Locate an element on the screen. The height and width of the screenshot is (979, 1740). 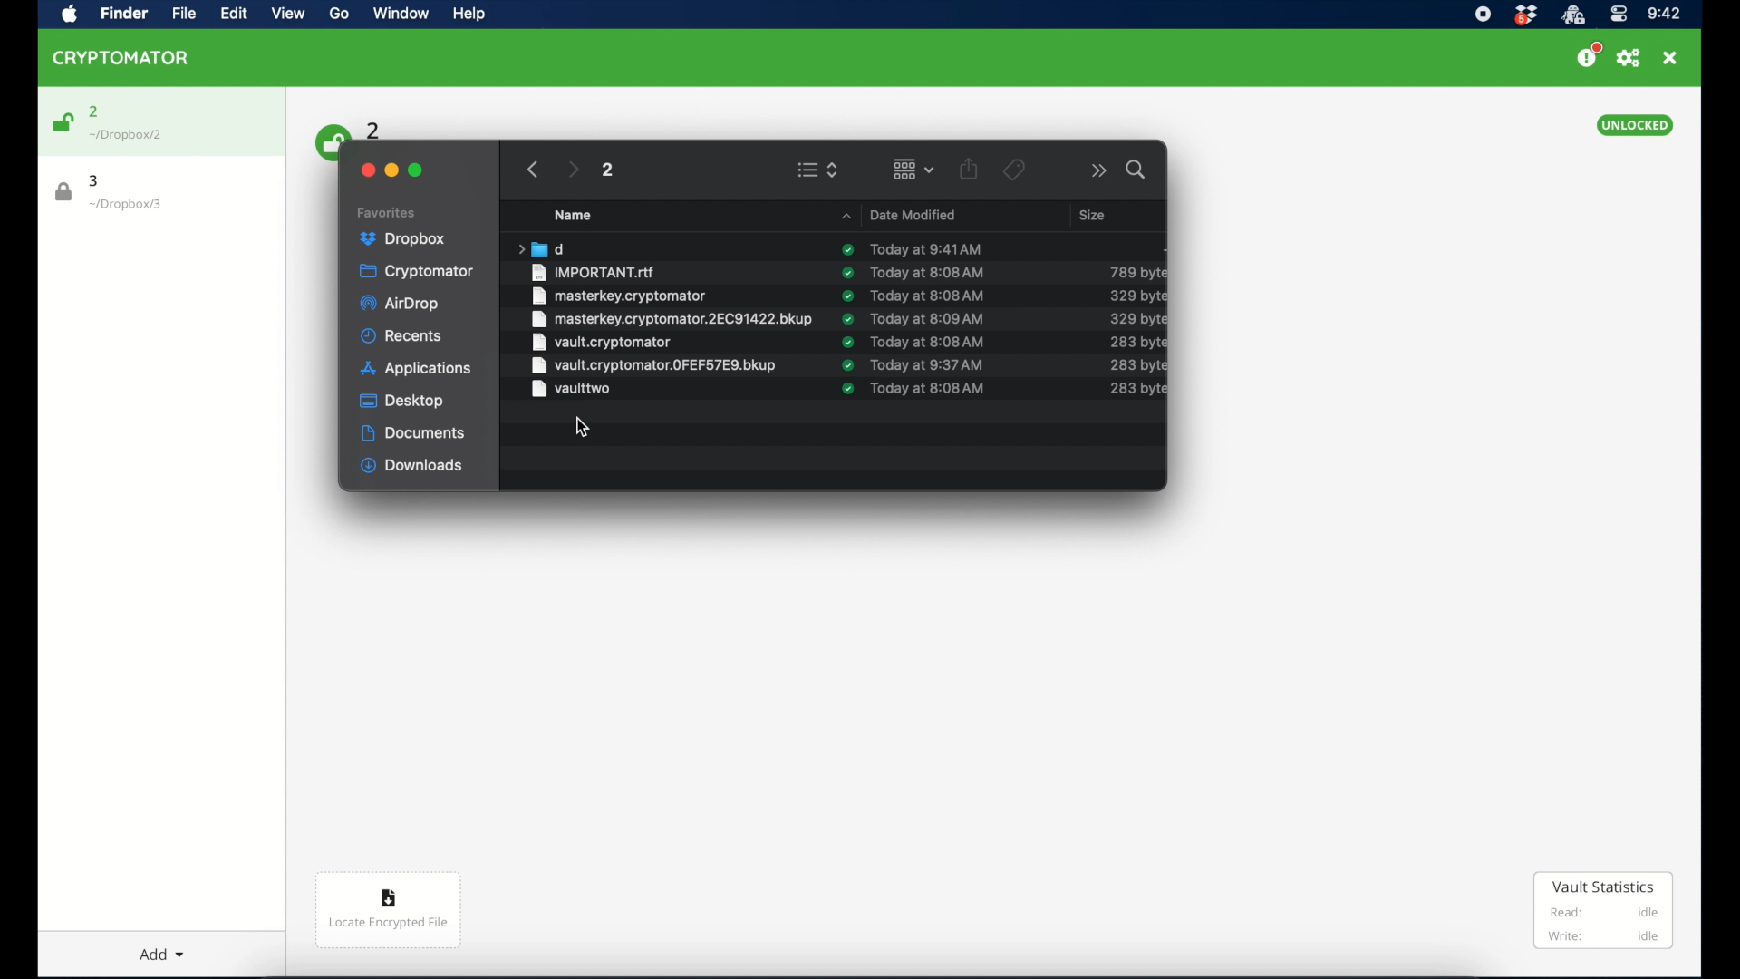
 is located at coordinates (927, 296).